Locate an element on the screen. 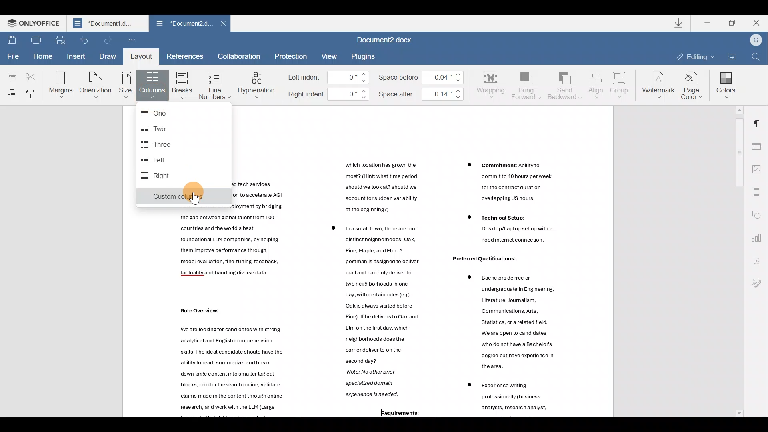 The height and width of the screenshot is (432, 768). File is located at coordinates (12, 55).